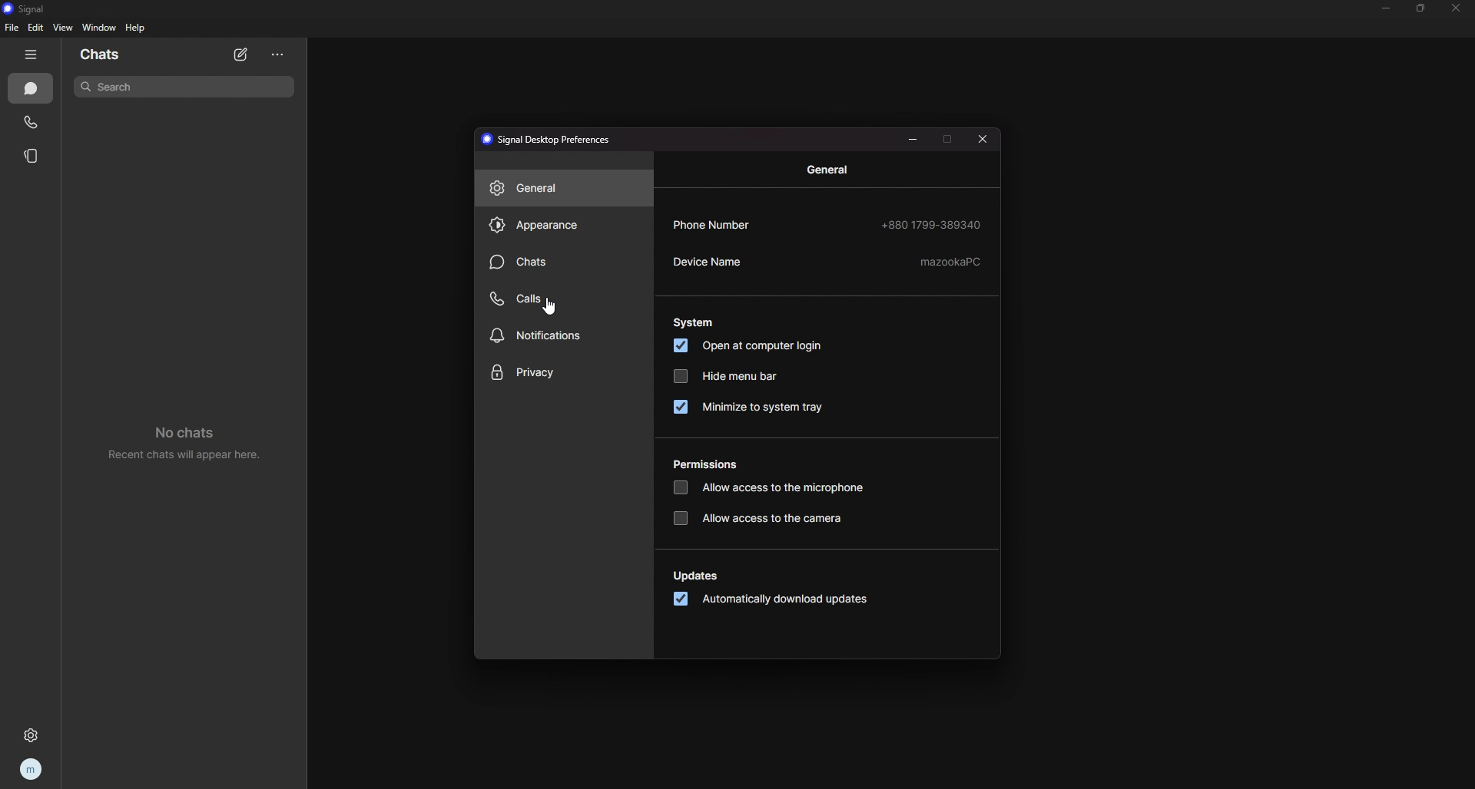 Image resolution: width=1475 pixels, height=789 pixels. Describe the element at coordinates (694, 323) in the screenshot. I see `system` at that location.